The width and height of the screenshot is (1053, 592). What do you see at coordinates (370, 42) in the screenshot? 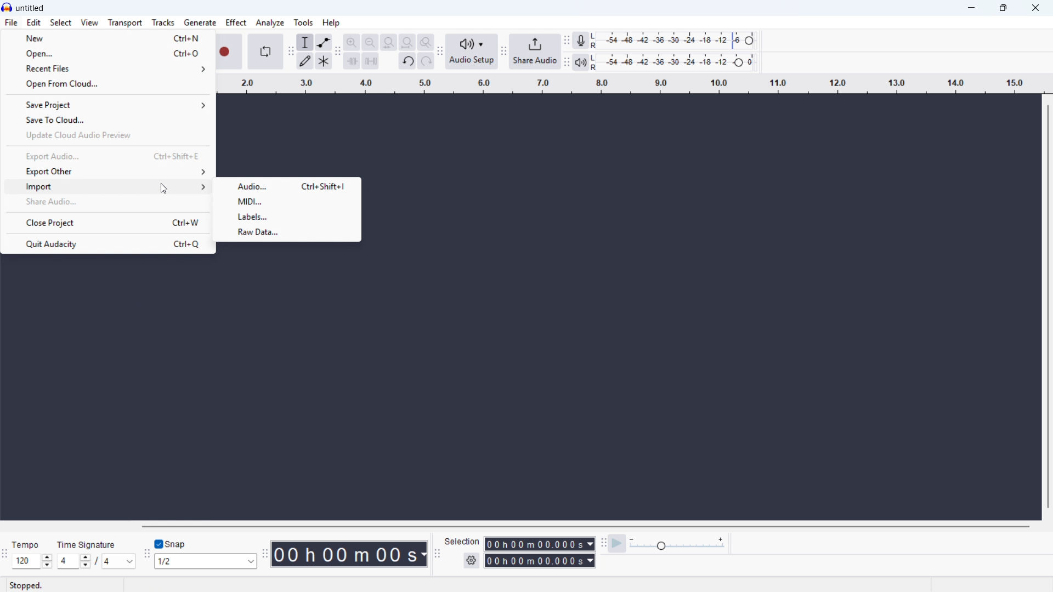
I see `Zoom out ` at bounding box center [370, 42].